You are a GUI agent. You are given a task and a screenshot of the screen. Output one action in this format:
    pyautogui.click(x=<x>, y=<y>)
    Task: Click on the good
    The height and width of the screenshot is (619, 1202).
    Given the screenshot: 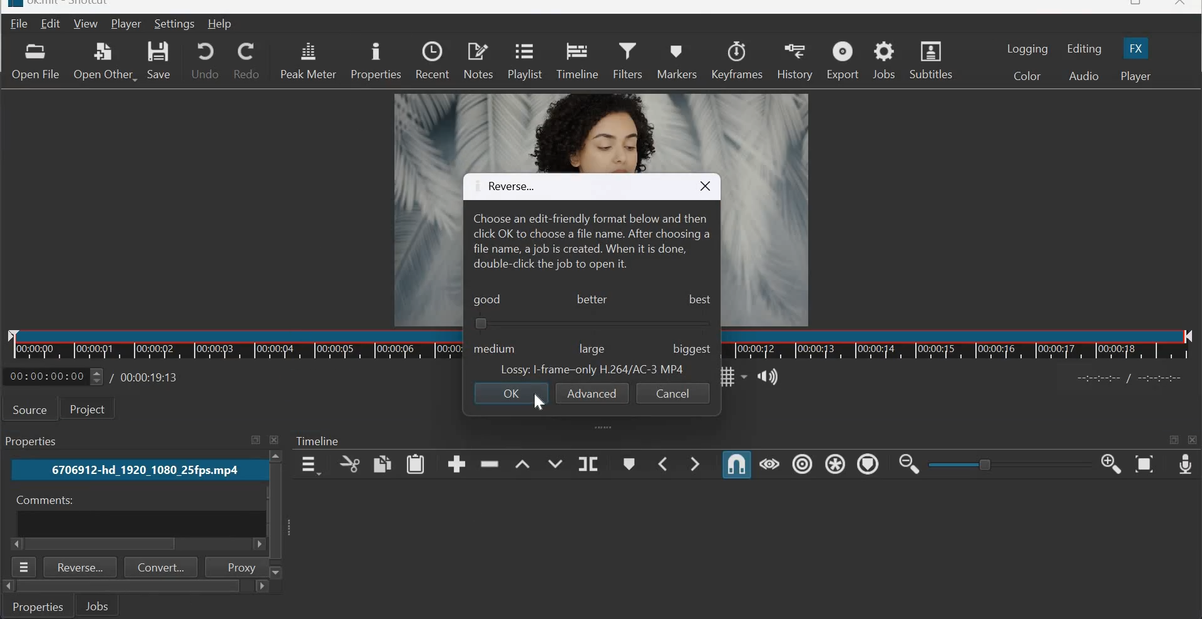 What is the action you would take?
    pyautogui.click(x=488, y=300)
    